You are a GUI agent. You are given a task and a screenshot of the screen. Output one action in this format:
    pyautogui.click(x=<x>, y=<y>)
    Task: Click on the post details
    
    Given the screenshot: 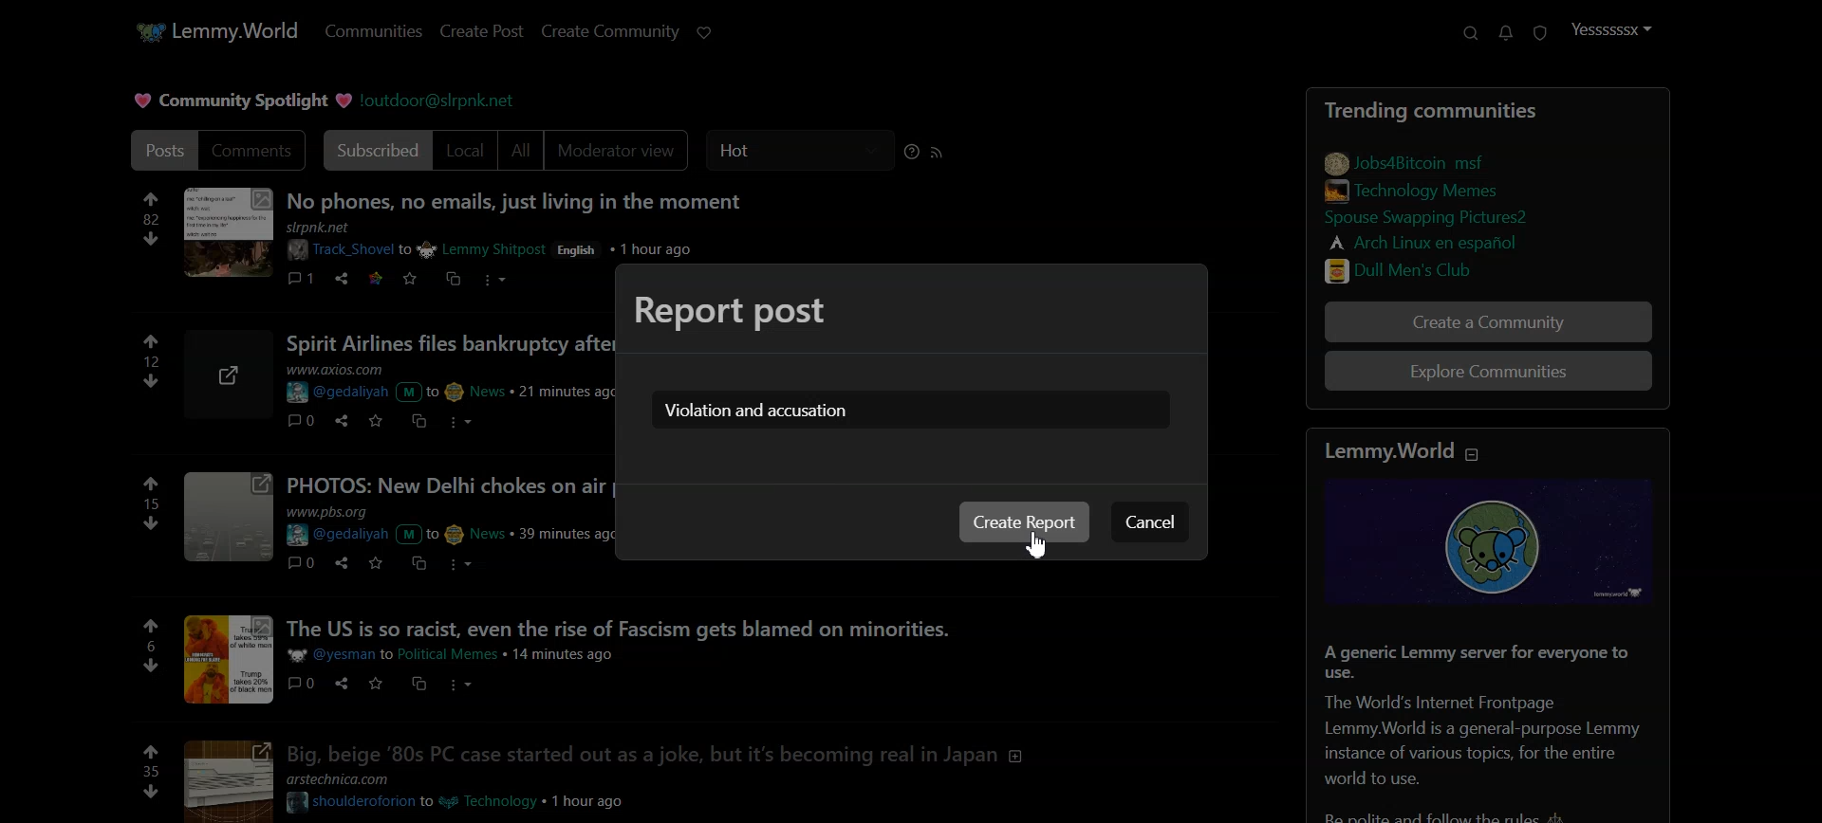 What is the action you would take?
    pyautogui.click(x=472, y=792)
    